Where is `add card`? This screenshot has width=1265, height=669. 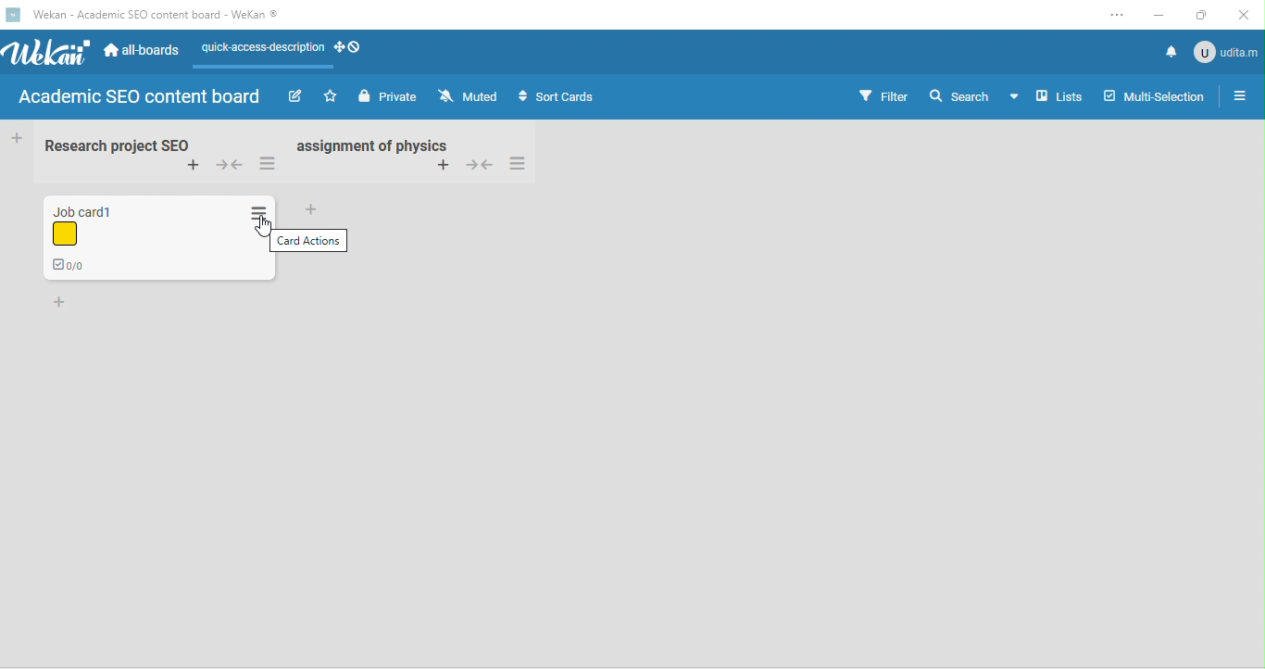 add card is located at coordinates (444, 170).